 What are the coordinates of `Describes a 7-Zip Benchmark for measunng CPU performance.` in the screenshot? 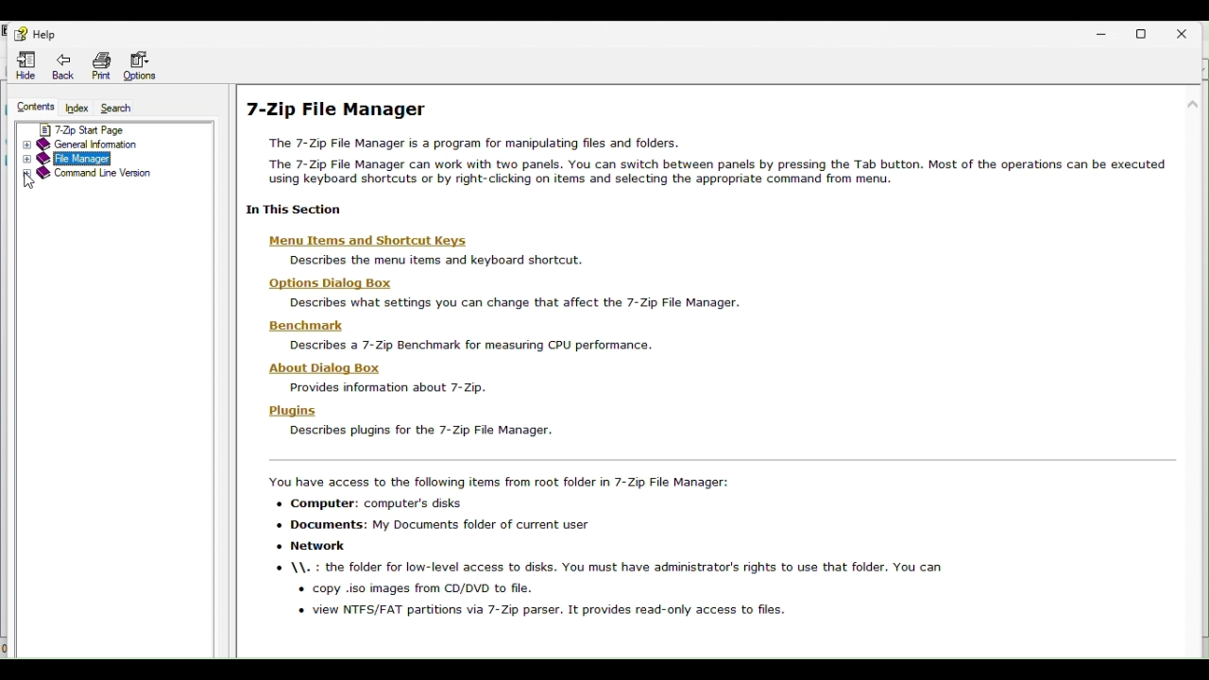 It's located at (468, 347).